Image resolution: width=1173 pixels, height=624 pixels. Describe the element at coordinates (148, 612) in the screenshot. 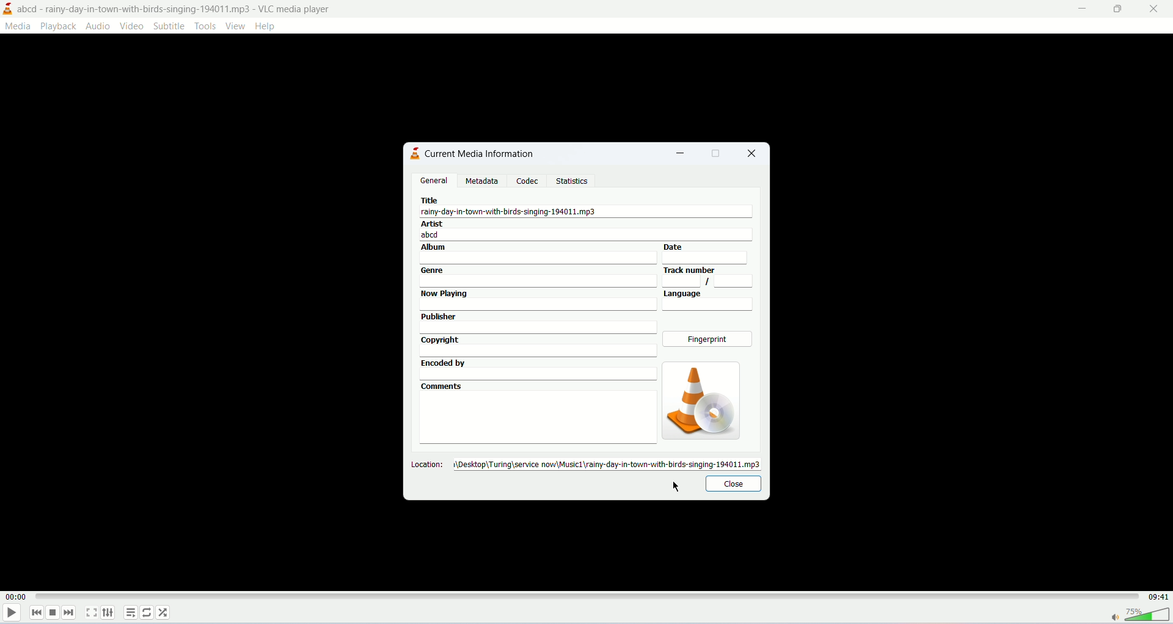

I see `loop` at that location.